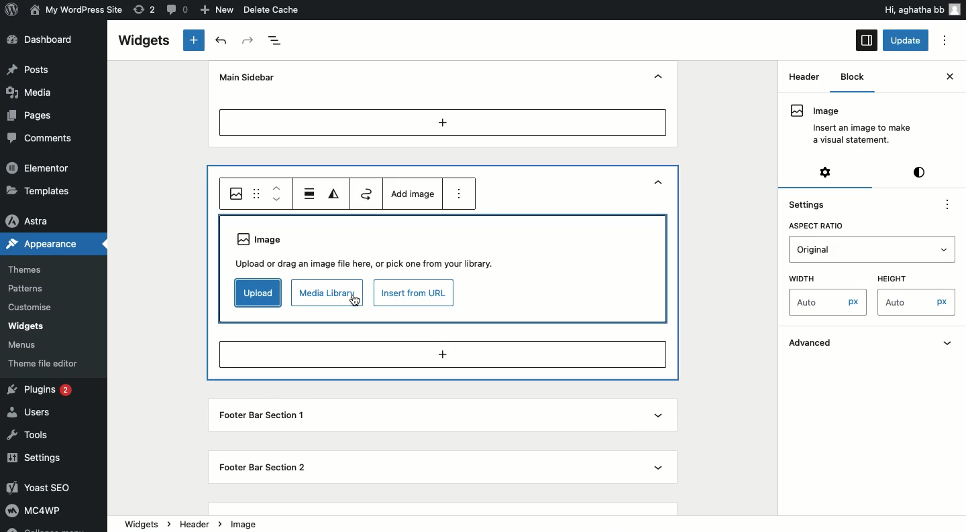 The height and width of the screenshot is (532, 966). What do you see at coordinates (358, 304) in the screenshot?
I see `Cursor` at bounding box center [358, 304].